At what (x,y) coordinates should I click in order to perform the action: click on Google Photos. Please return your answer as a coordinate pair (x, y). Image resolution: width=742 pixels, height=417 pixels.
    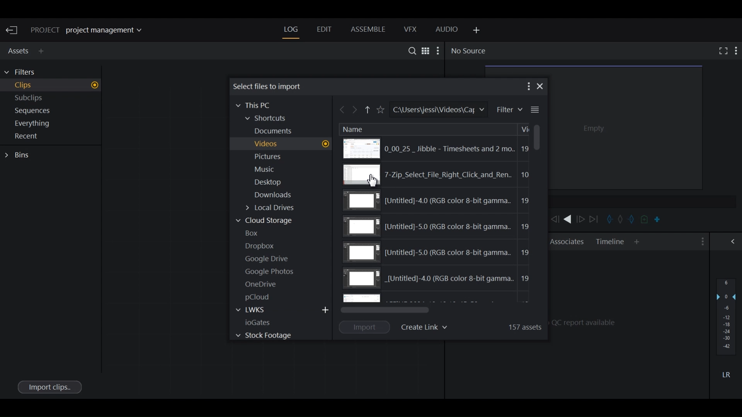
    Looking at the image, I should click on (272, 271).